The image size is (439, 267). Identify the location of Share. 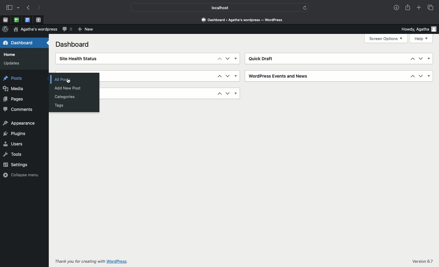
(408, 8).